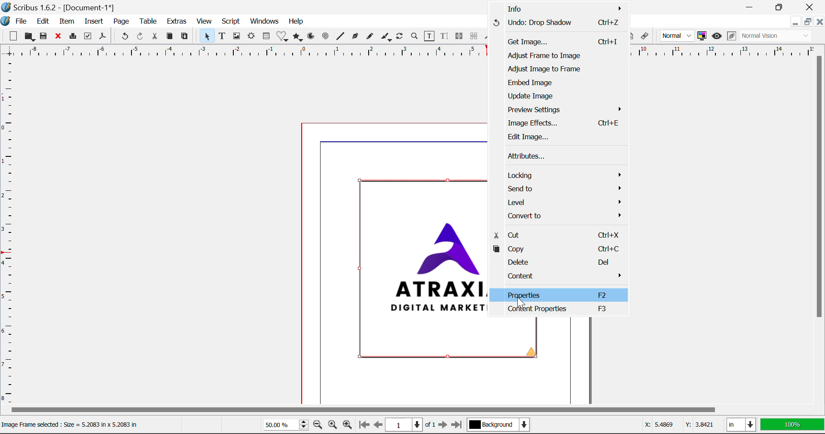 Image resolution: width=825 pixels, height=434 pixels. Describe the element at coordinates (458, 423) in the screenshot. I see `Last page` at that location.